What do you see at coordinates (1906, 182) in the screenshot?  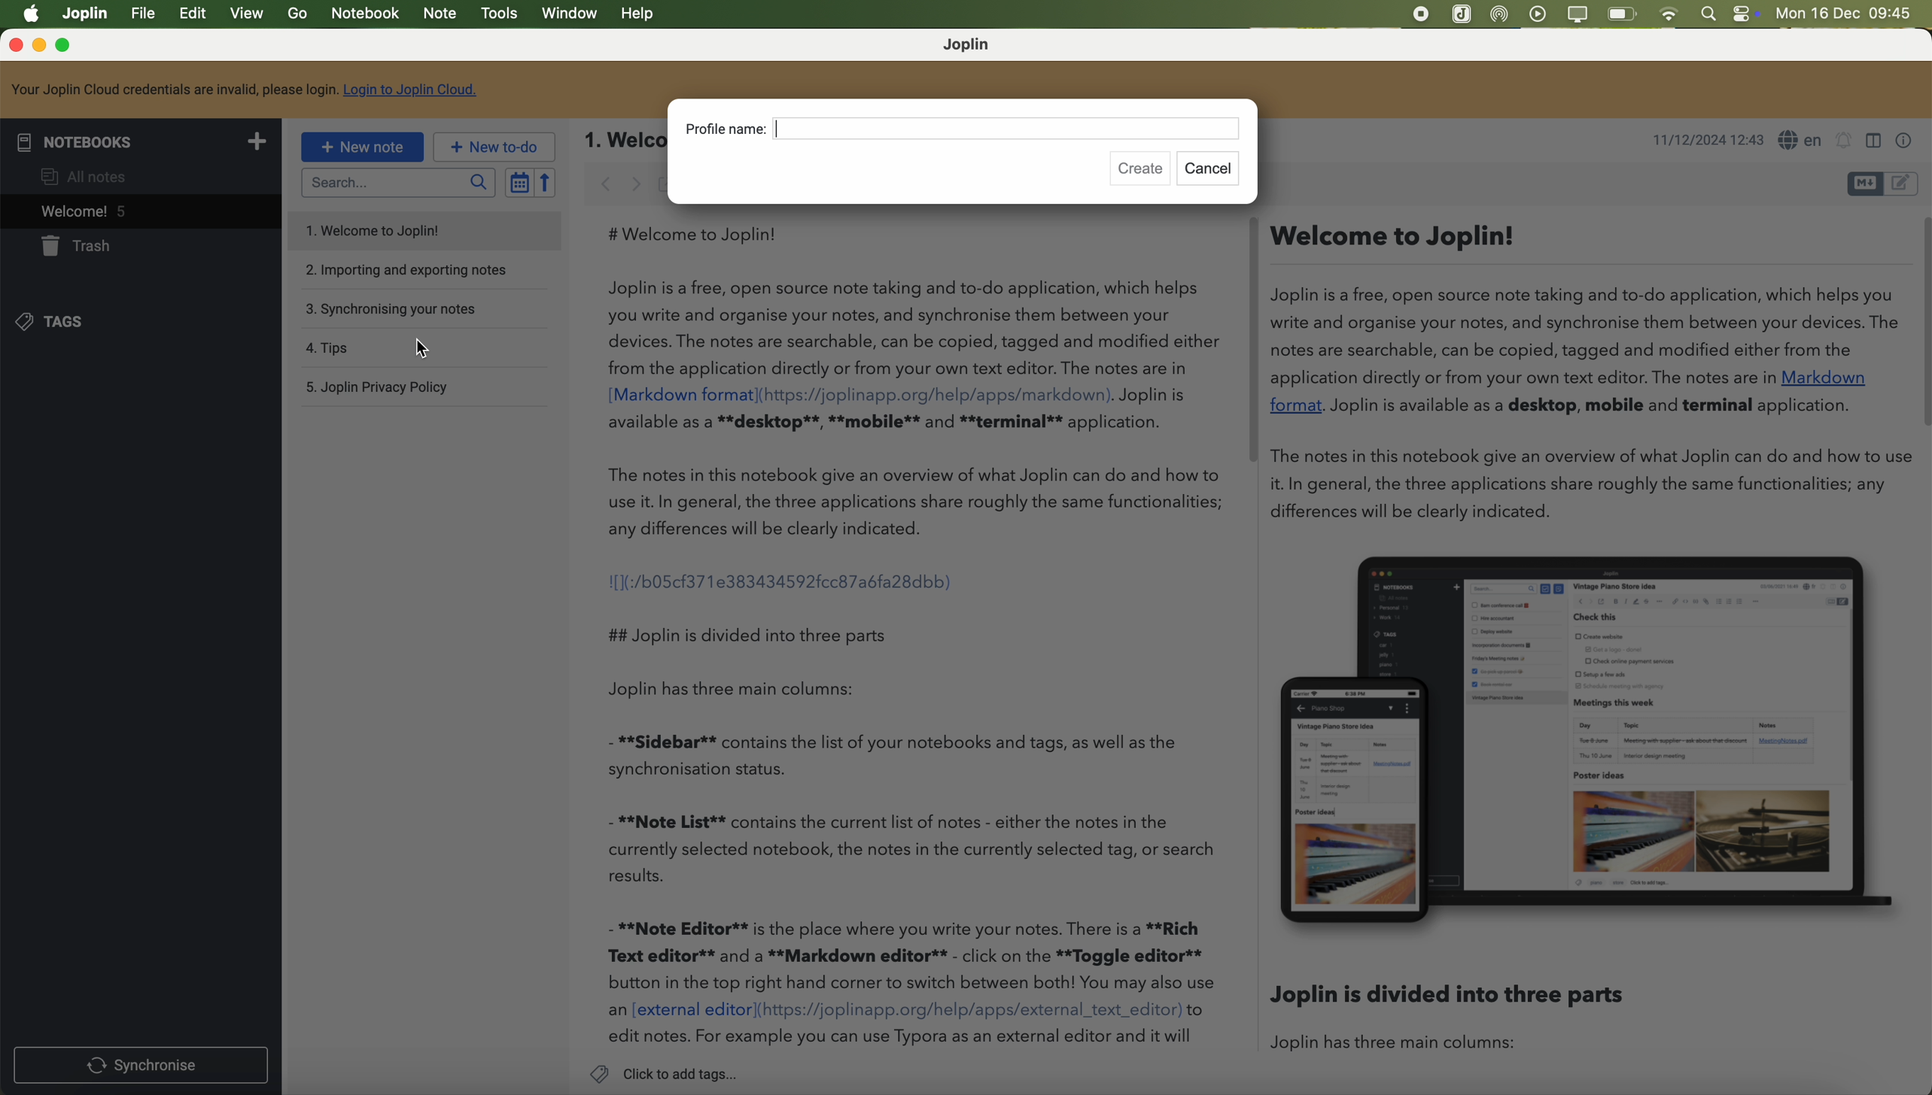 I see `toggle editors` at bounding box center [1906, 182].